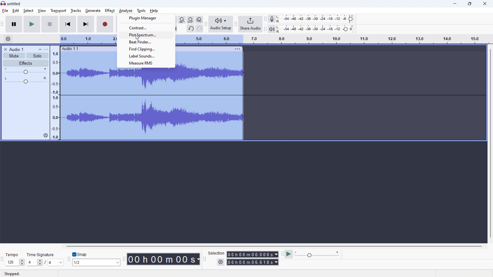  What do you see at coordinates (146, 42) in the screenshot?
I see `beat finder` at bounding box center [146, 42].